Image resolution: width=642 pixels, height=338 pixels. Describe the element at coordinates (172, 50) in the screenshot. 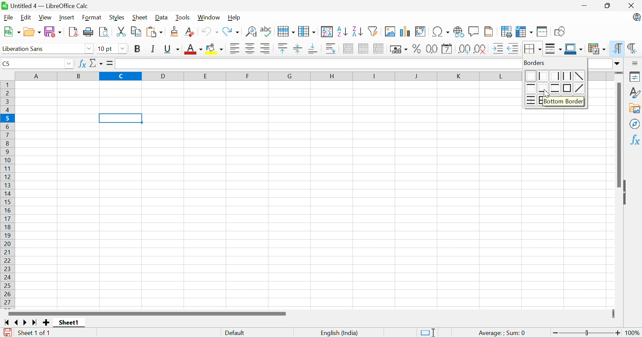

I see `Underline` at that location.